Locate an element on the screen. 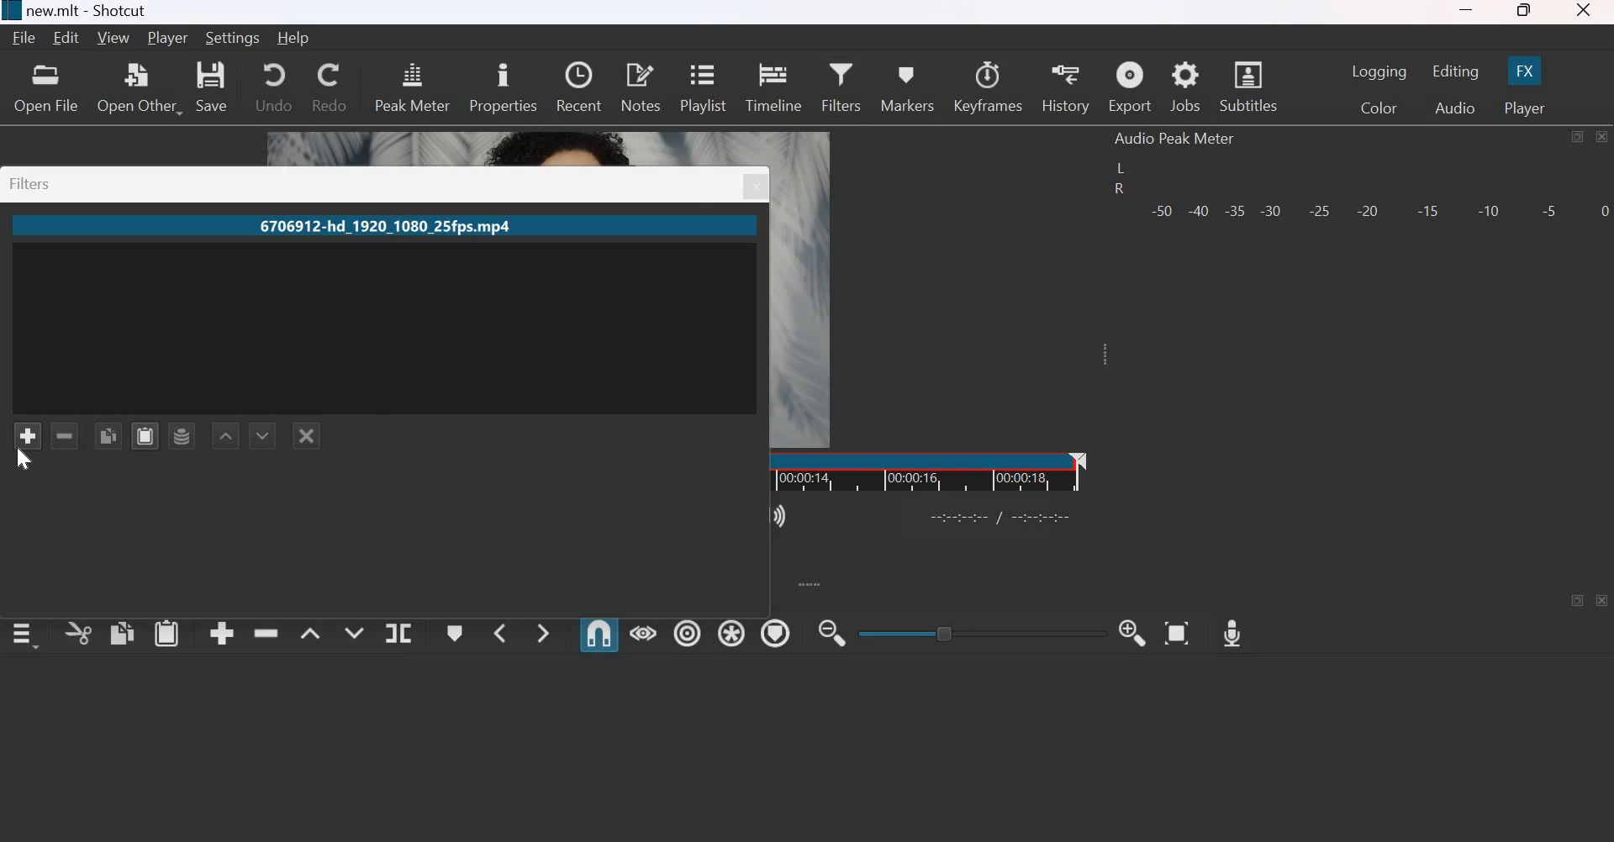 This screenshot has height=842, width=1614. ripple delete is located at coordinates (266, 630).